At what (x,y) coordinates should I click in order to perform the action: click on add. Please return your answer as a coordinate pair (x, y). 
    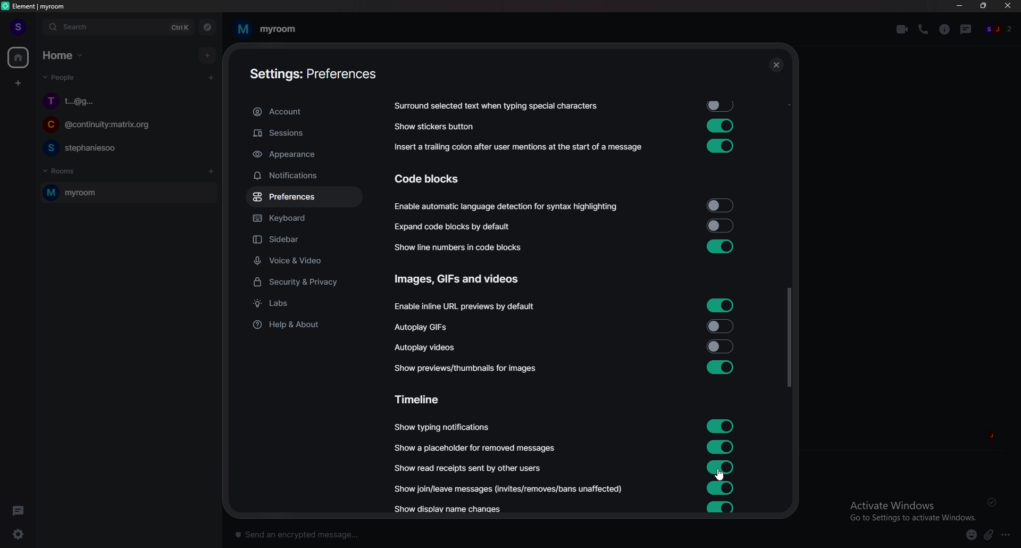
    Looking at the image, I should click on (208, 55).